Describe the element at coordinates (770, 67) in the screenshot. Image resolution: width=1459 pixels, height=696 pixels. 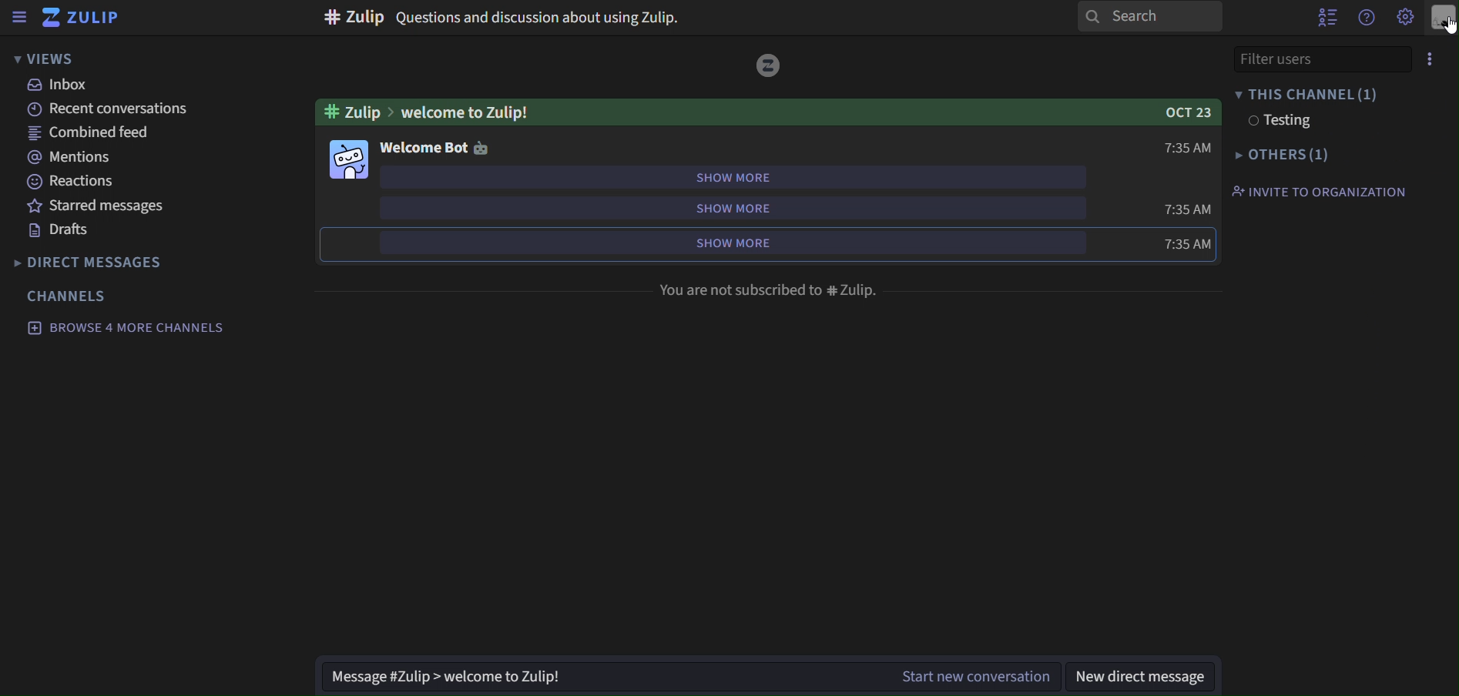
I see `image` at that location.